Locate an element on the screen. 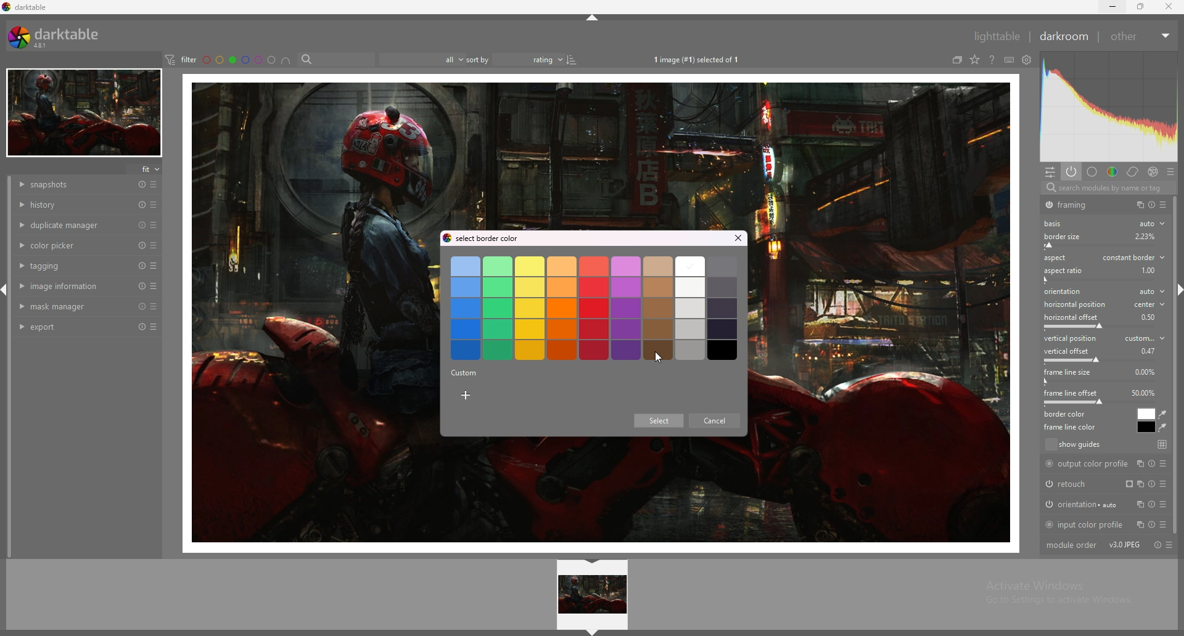 This screenshot has height=636, width=1184. framing is located at coordinates (1075, 205).